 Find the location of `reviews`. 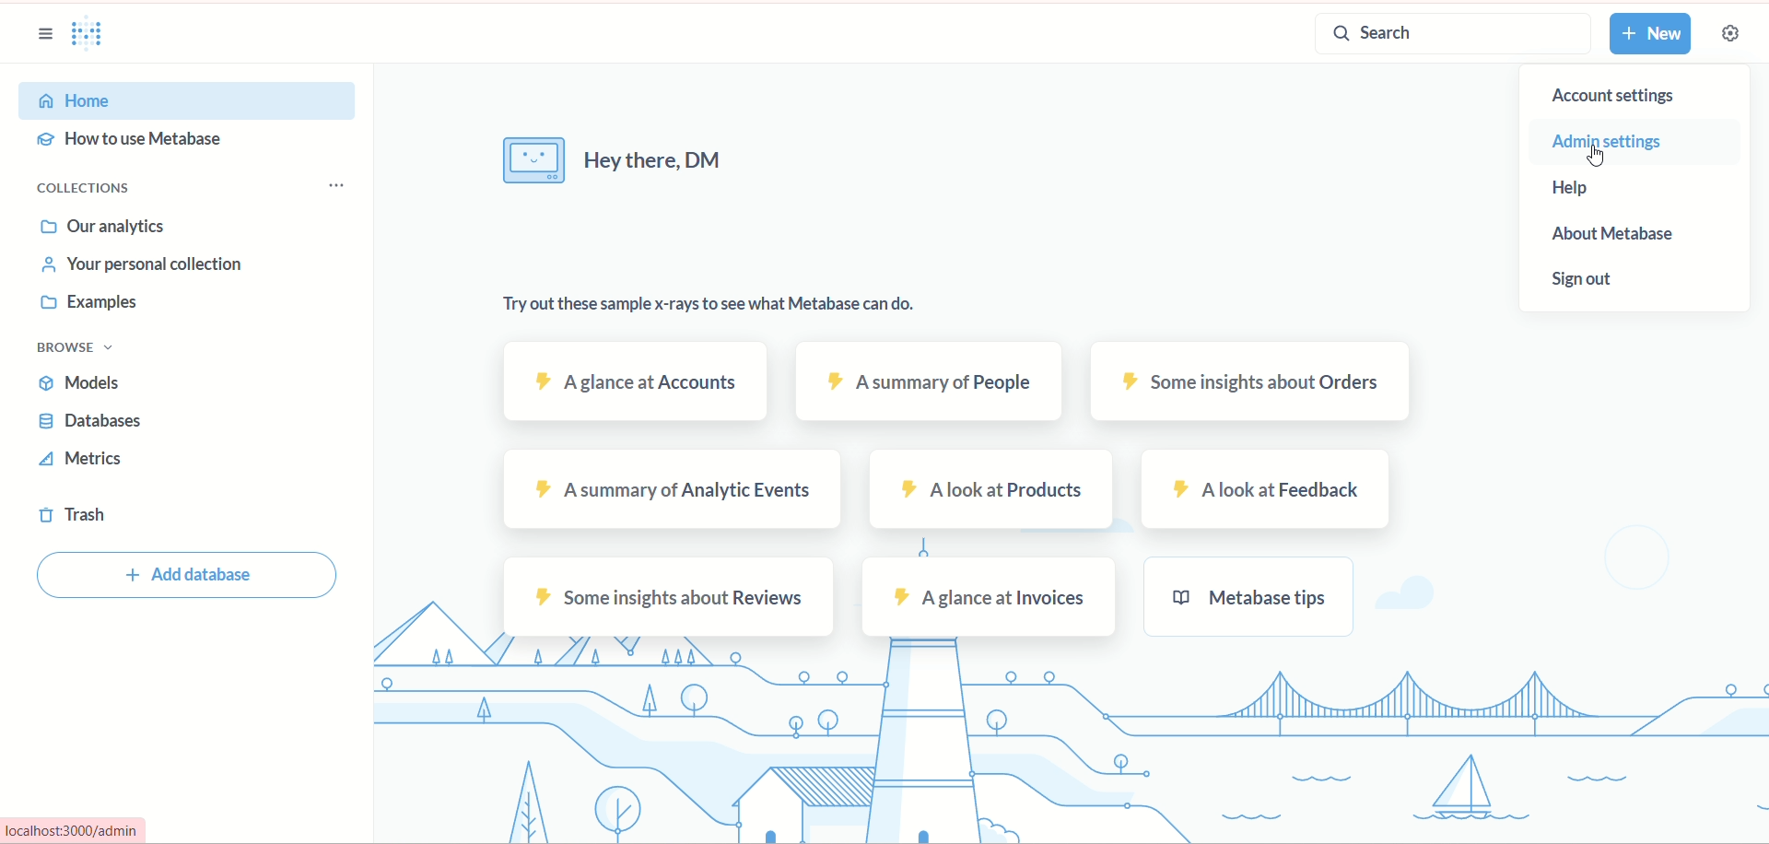

reviews is located at coordinates (668, 598).